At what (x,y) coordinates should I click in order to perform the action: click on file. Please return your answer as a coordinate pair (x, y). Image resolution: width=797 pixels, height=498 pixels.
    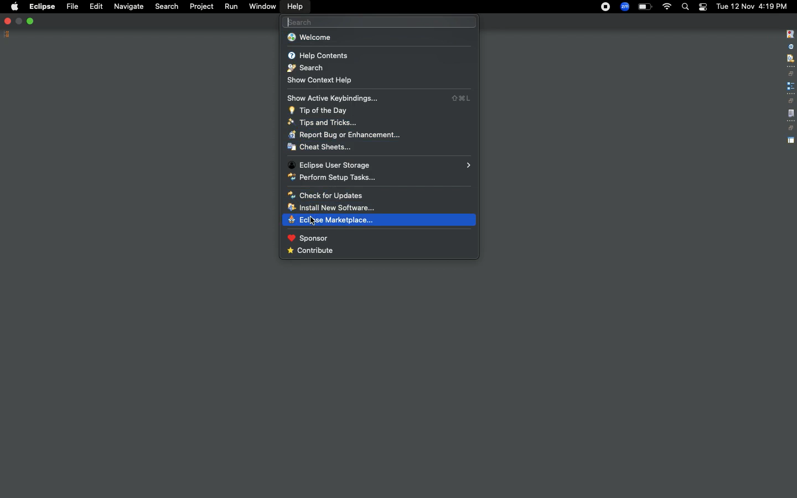
    Looking at the image, I should click on (791, 114).